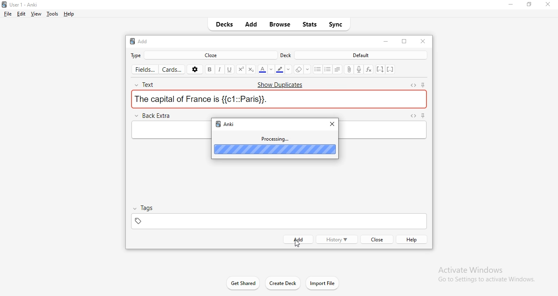  Describe the element at coordinates (412, 116) in the screenshot. I see `expand` at that location.